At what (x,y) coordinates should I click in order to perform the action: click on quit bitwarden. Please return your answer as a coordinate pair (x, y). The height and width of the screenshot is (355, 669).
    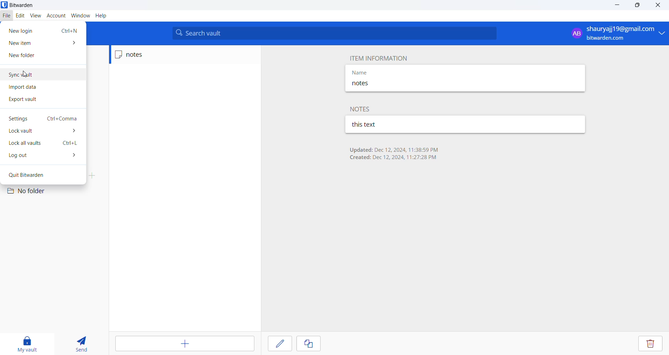
    Looking at the image, I should click on (45, 174).